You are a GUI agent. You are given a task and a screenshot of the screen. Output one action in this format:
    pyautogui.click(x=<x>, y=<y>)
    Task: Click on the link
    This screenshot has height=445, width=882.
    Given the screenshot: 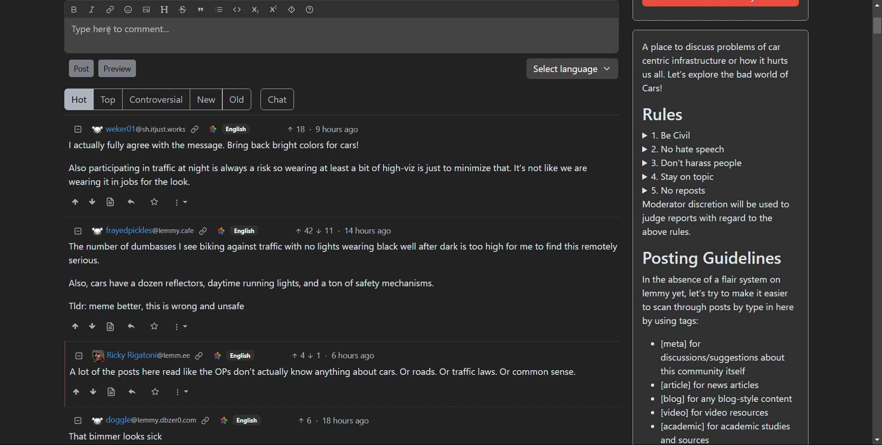 What is the action you would take?
    pyautogui.click(x=223, y=420)
    